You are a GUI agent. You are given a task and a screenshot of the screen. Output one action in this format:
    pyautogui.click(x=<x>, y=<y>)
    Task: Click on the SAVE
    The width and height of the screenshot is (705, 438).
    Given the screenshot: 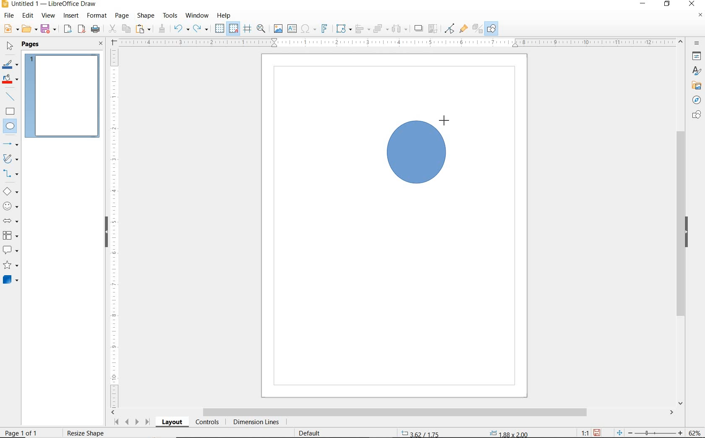 What is the action you would take?
    pyautogui.click(x=50, y=29)
    